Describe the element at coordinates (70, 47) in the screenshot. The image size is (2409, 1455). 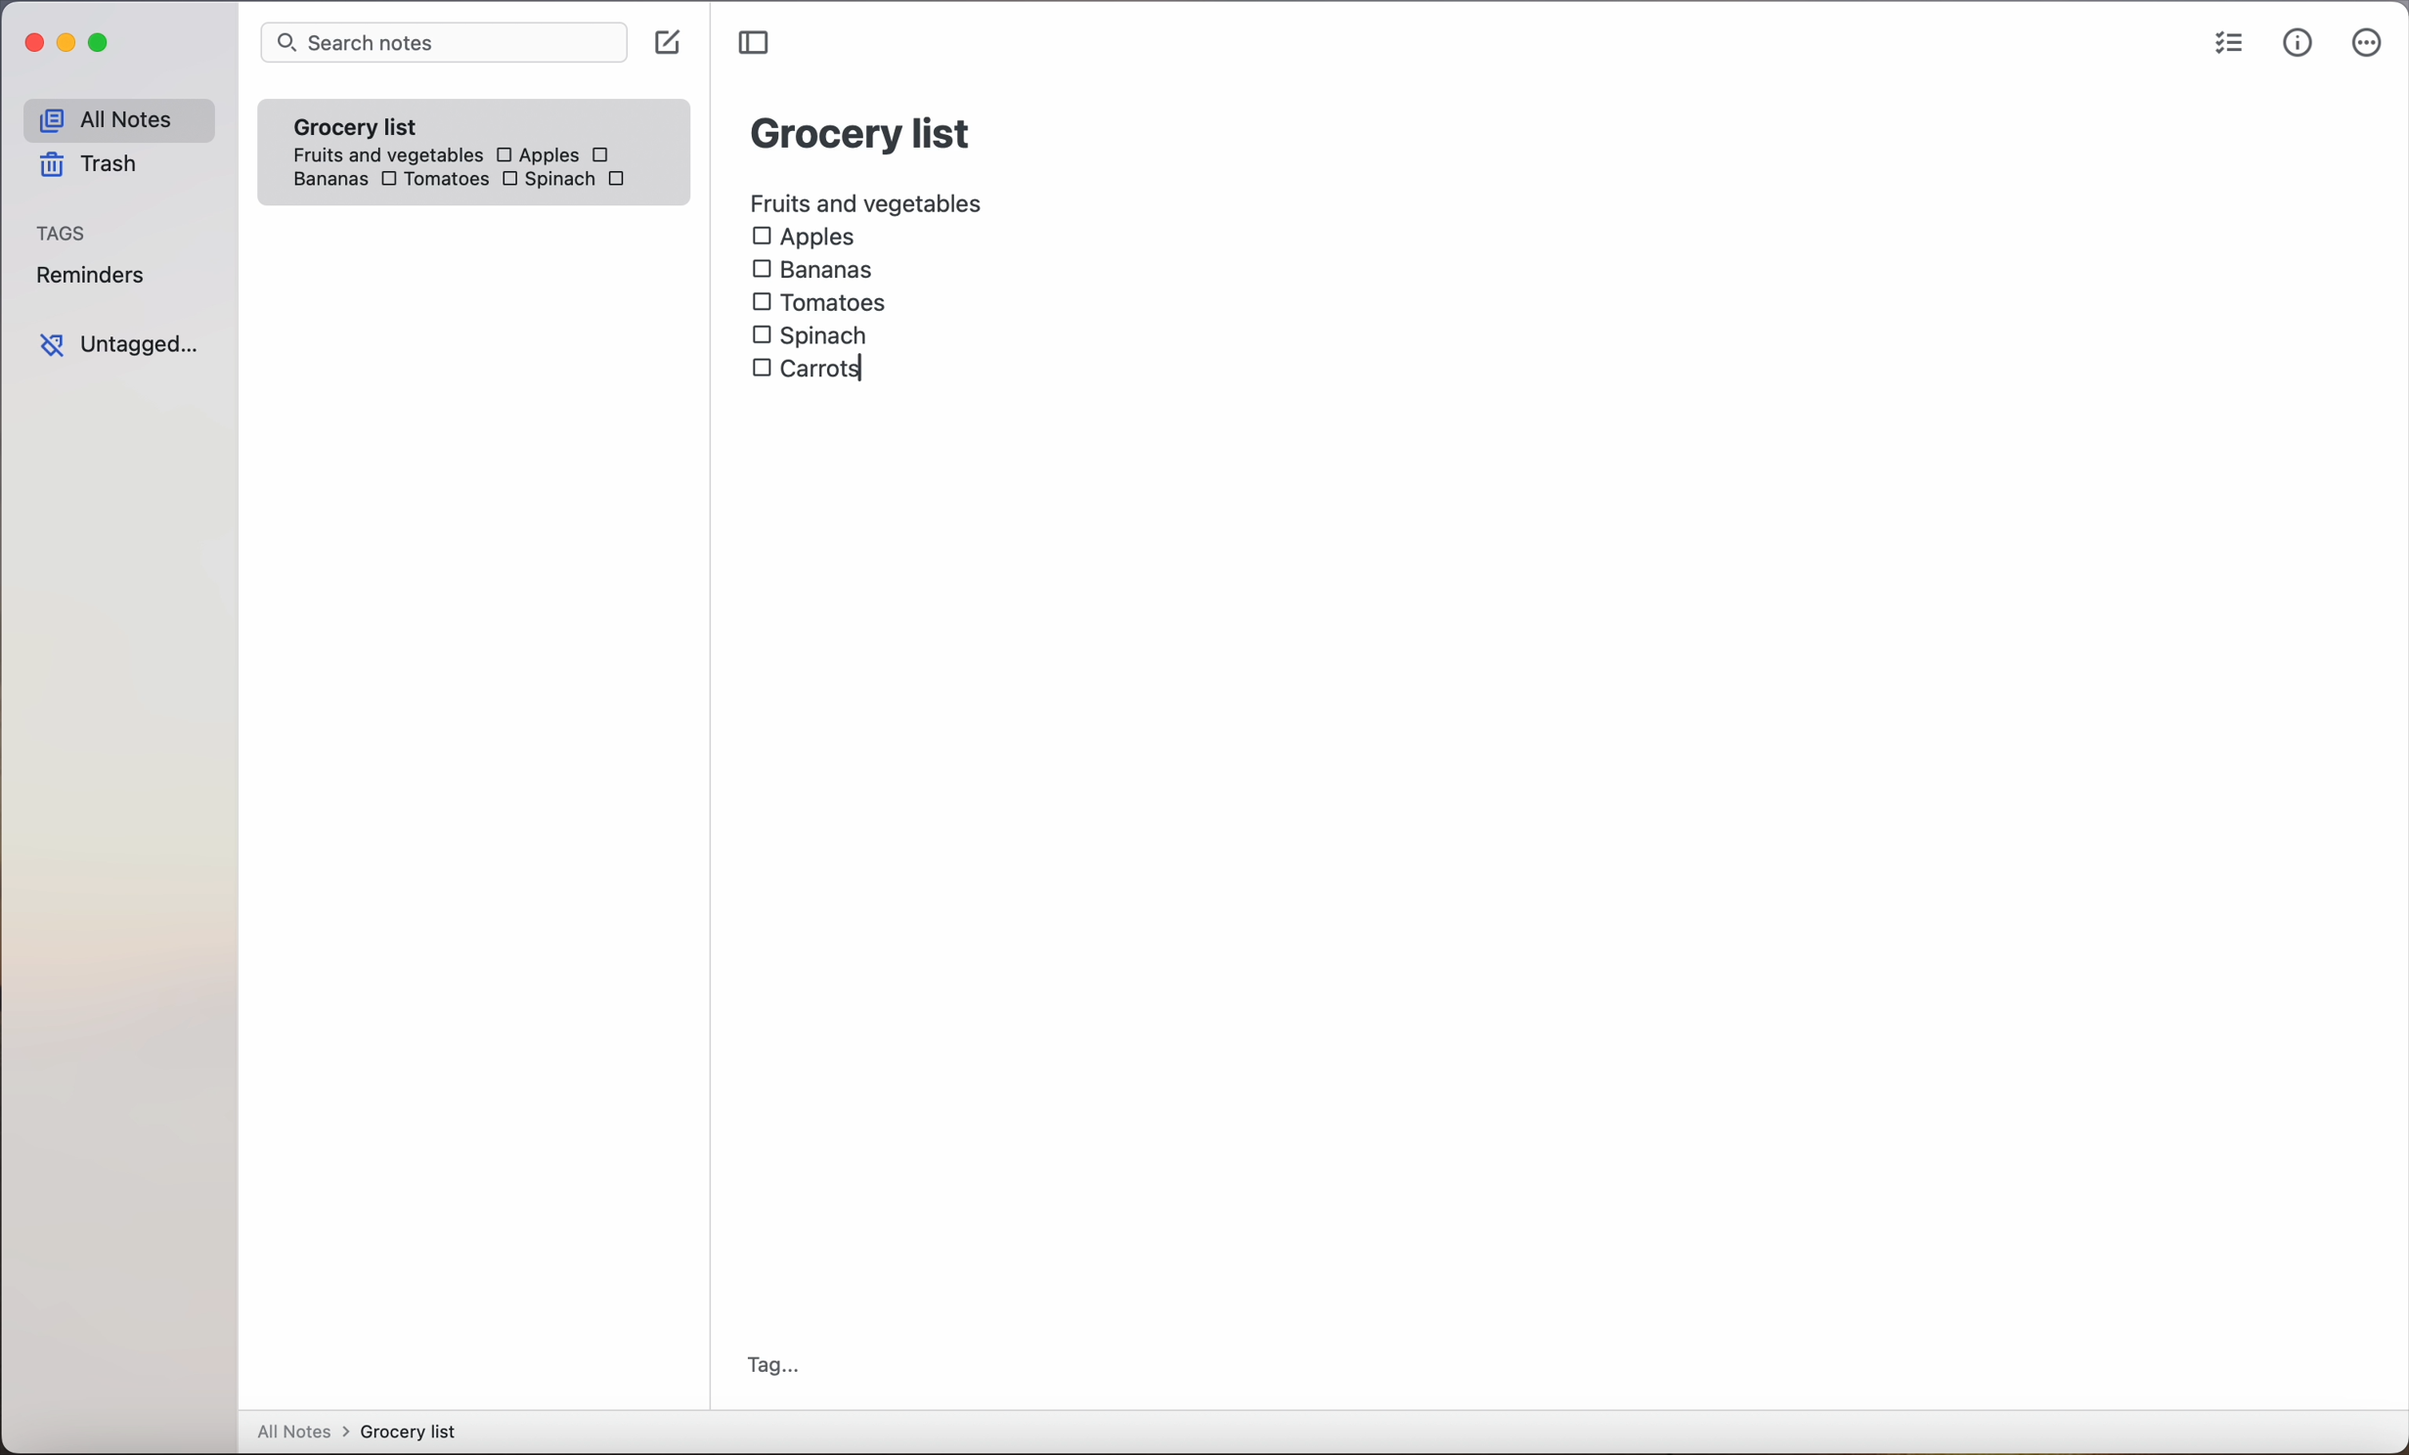
I see `minimize Simplenote` at that location.